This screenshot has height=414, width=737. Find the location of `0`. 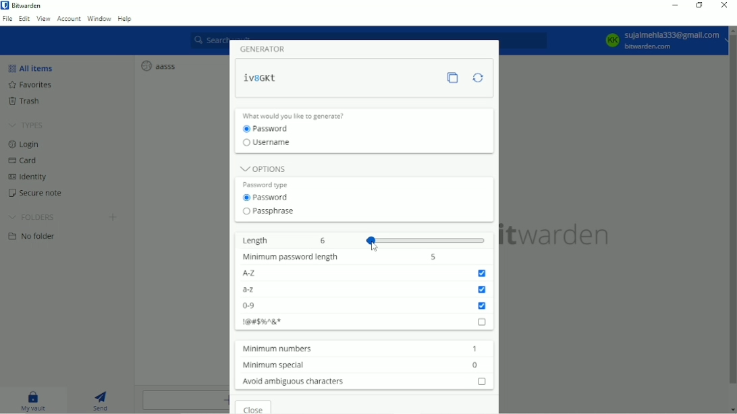

0 is located at coordinates (476, 365).